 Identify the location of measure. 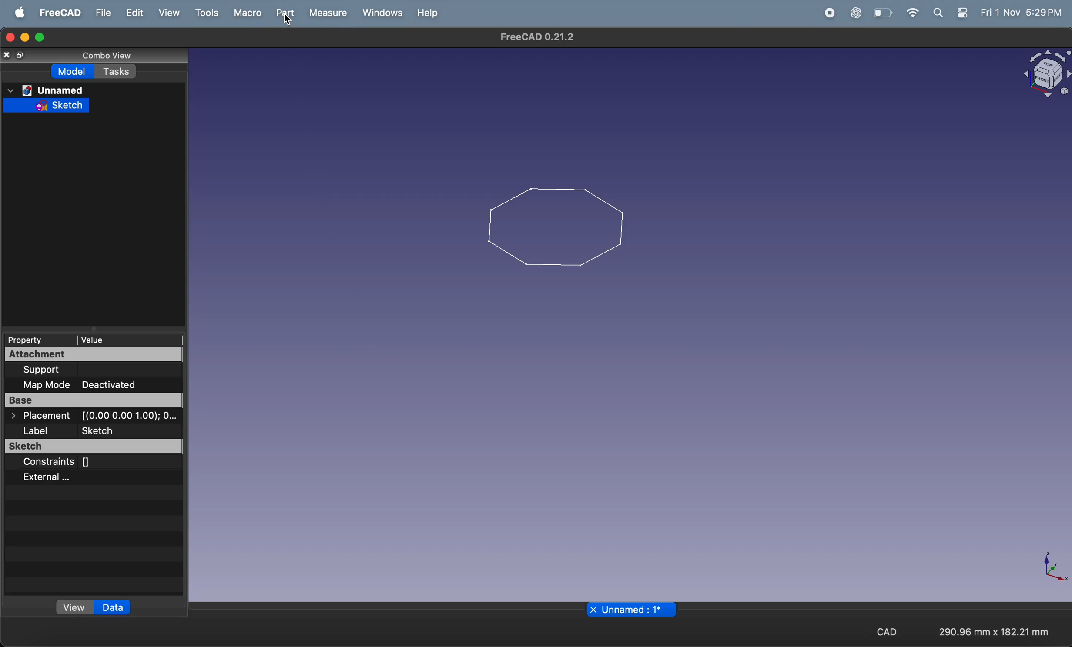
(328, 13).